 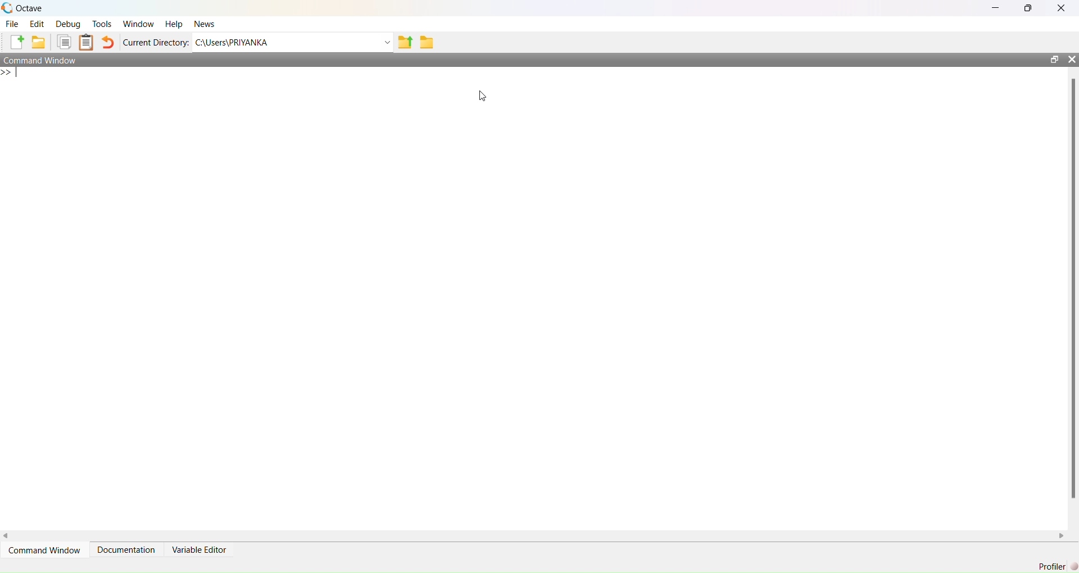 What do you see at coordinates (107, 43) in the screenshot?
I see `undo` at bounding box center [107, 43].